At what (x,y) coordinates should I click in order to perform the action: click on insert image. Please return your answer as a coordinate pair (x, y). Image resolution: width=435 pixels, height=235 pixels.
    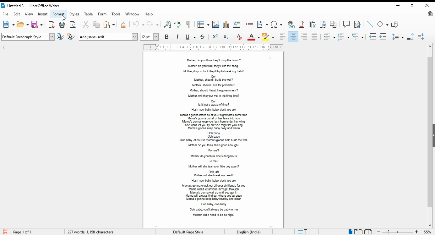
    Looking at the image, I should click on (216, 24).